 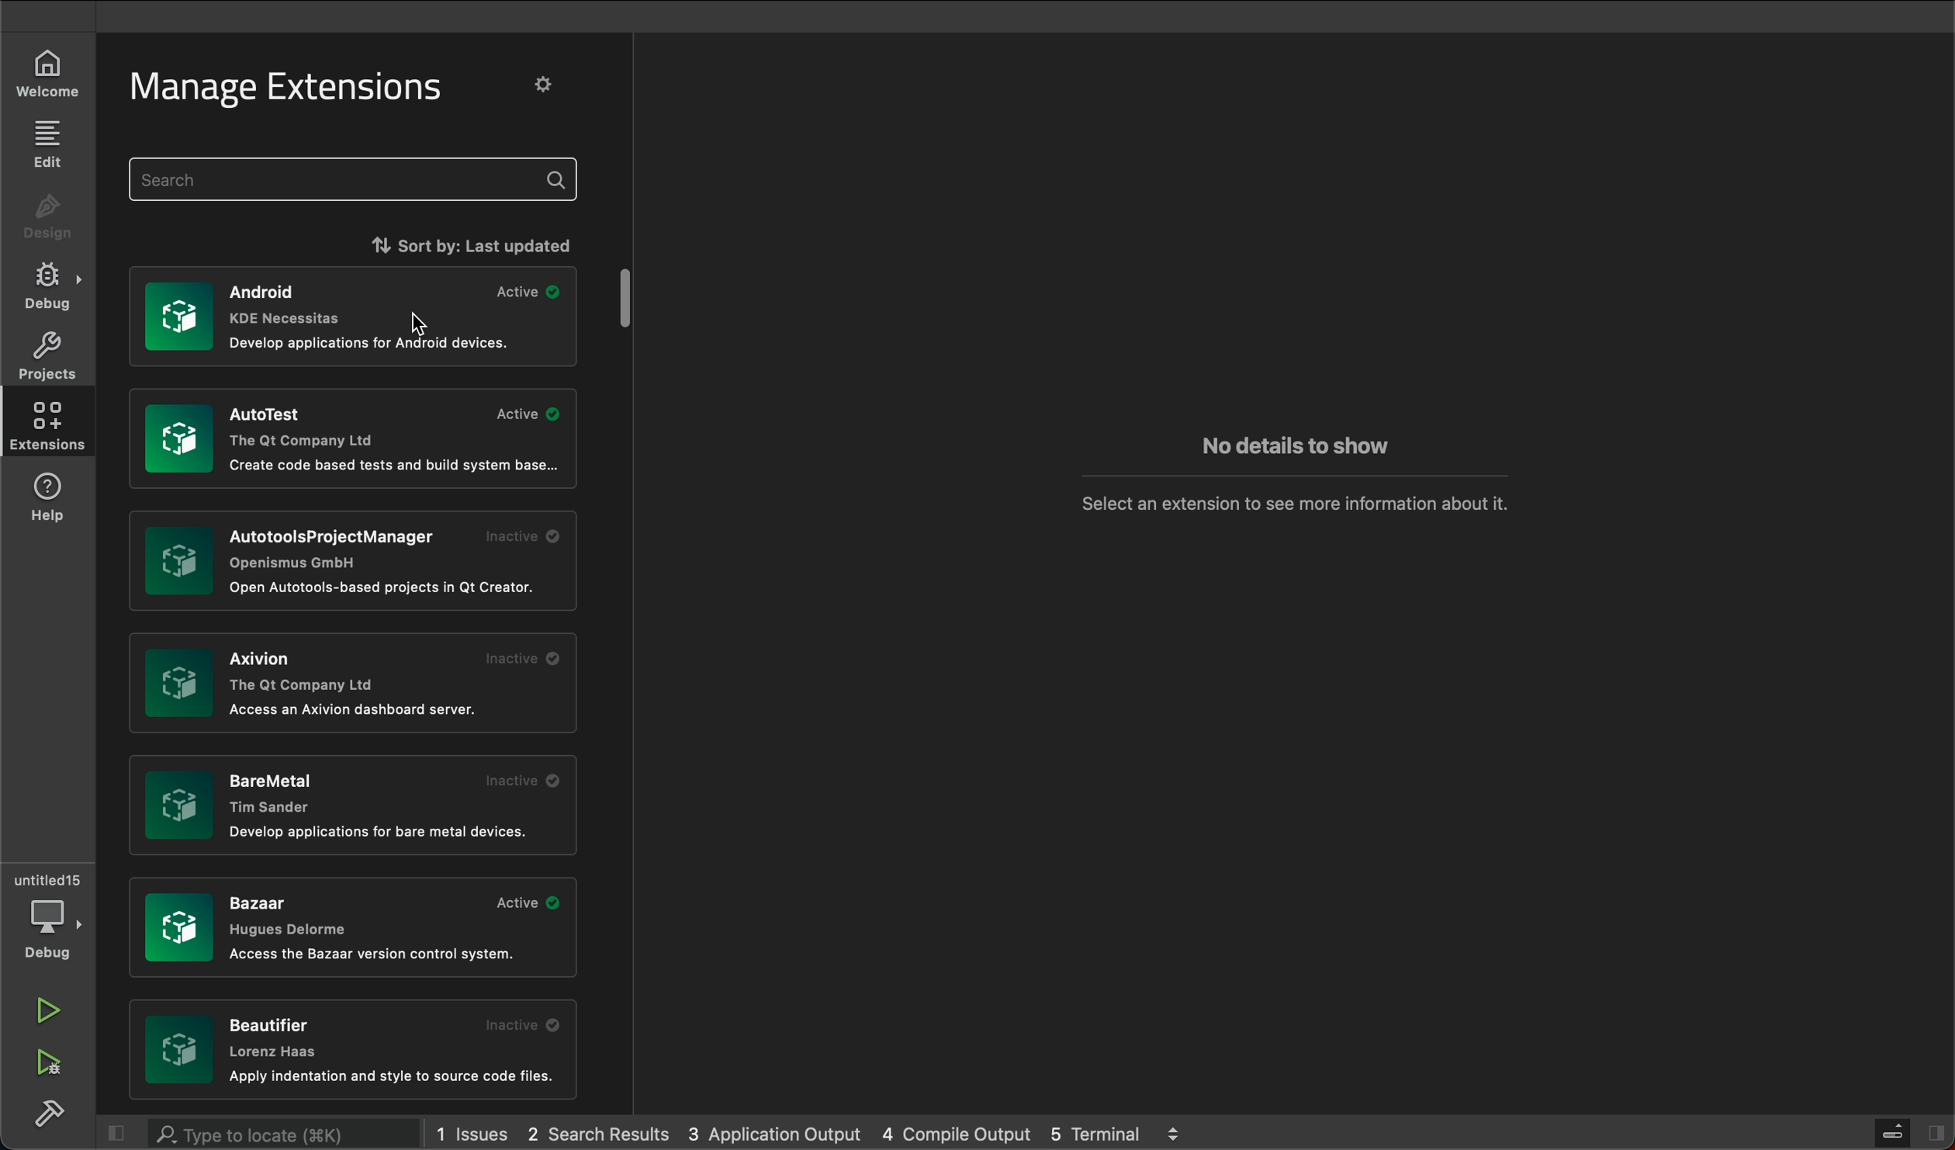 I want to click on welcome, so click(x=48, y=76).